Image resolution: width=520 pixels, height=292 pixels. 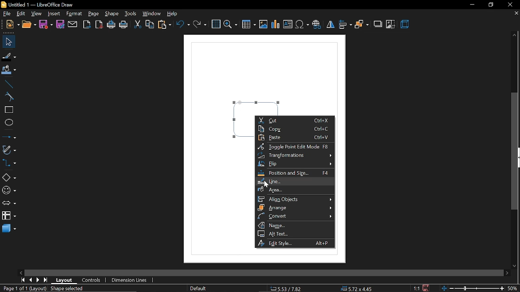 I want to click on zoom, so click(x=230, y=25).